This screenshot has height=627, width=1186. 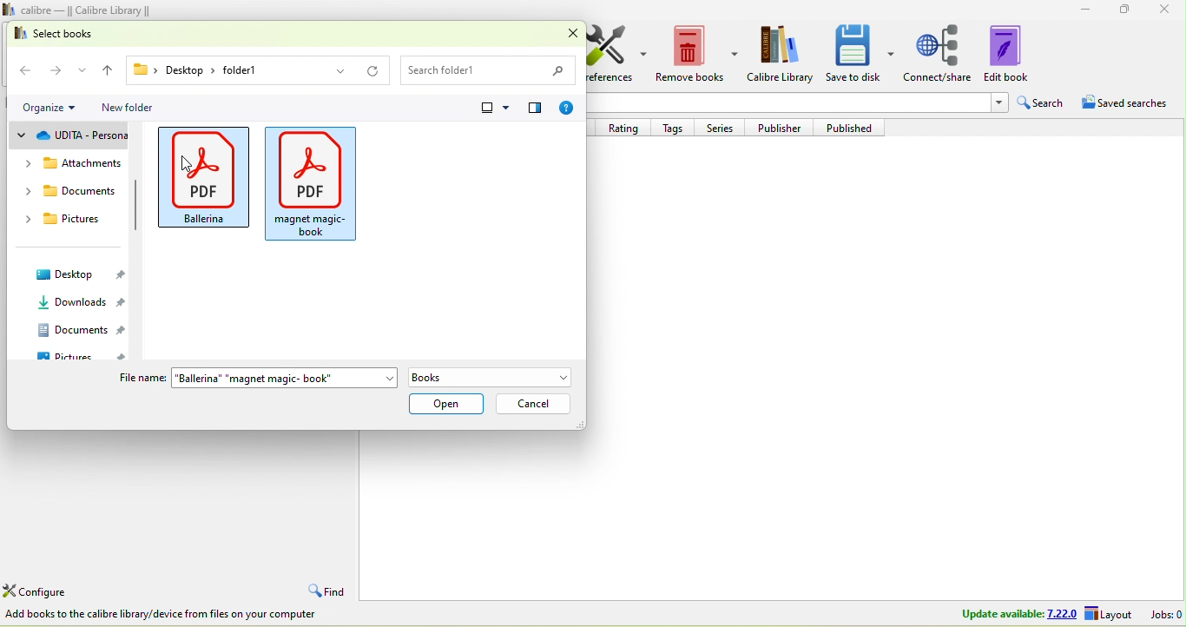 I want to click on connect /share, so click(x=939, y=54).